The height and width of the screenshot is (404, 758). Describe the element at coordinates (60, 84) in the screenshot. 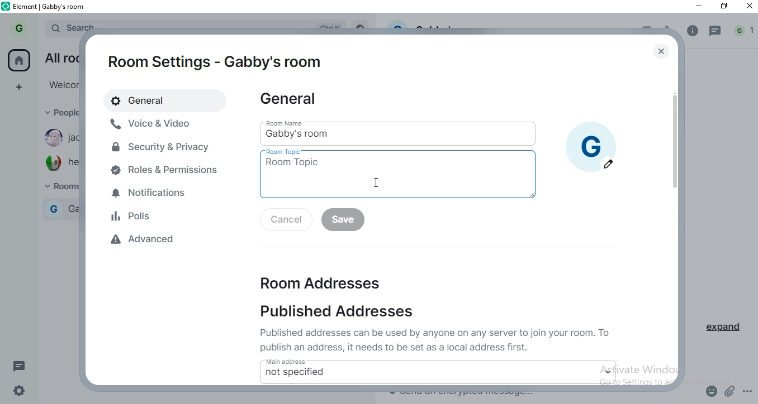

I see `welcome` at that location.